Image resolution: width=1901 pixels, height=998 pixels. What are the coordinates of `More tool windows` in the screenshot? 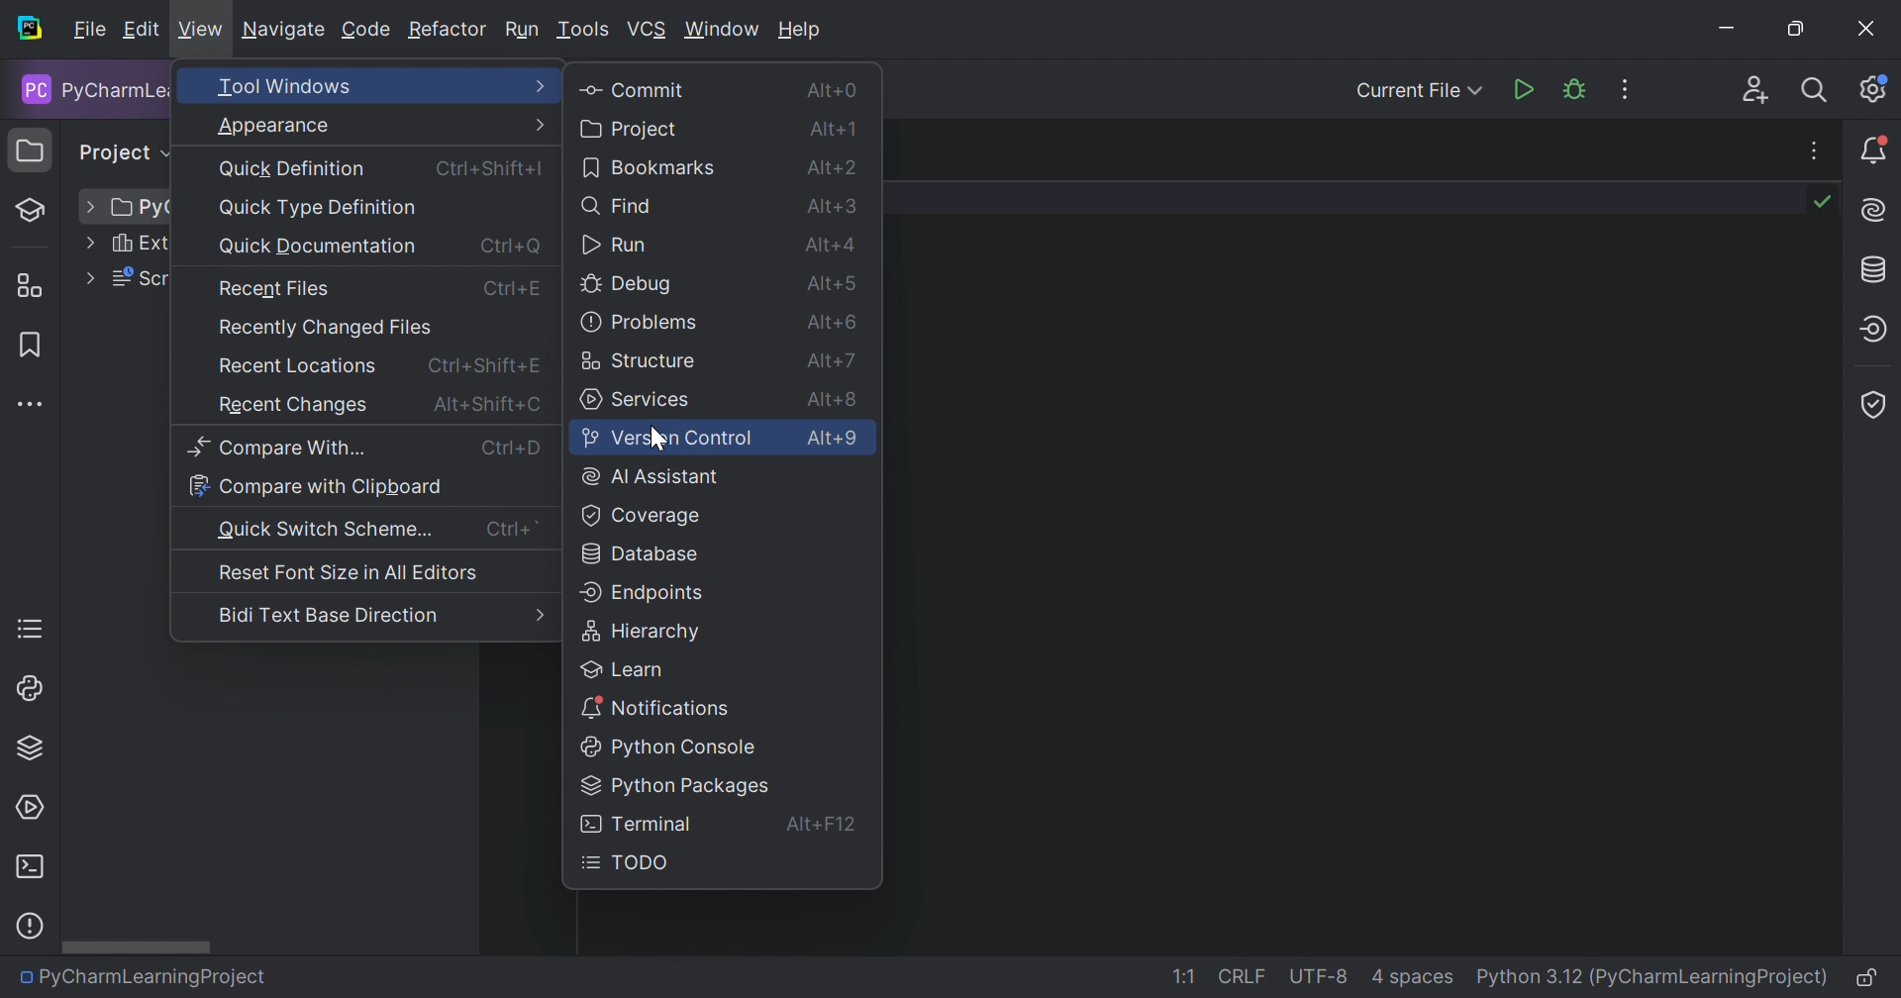 It's located at (29, 404).